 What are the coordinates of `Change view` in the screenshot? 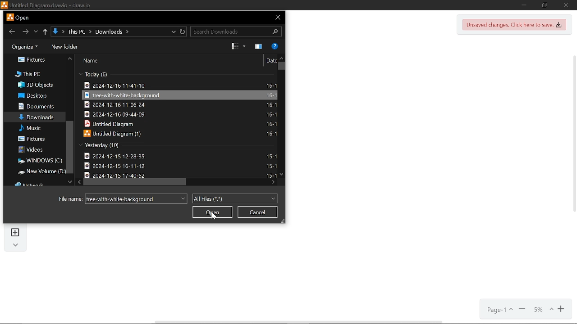 It's located at (240, 46).